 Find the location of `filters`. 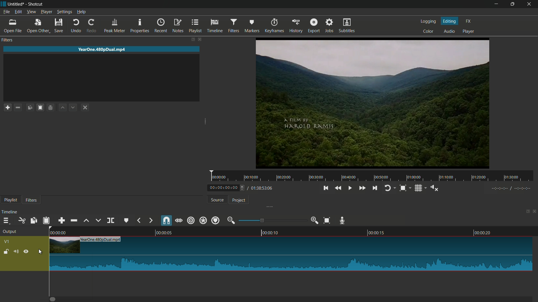

filters is located at coordinates (8, 40).